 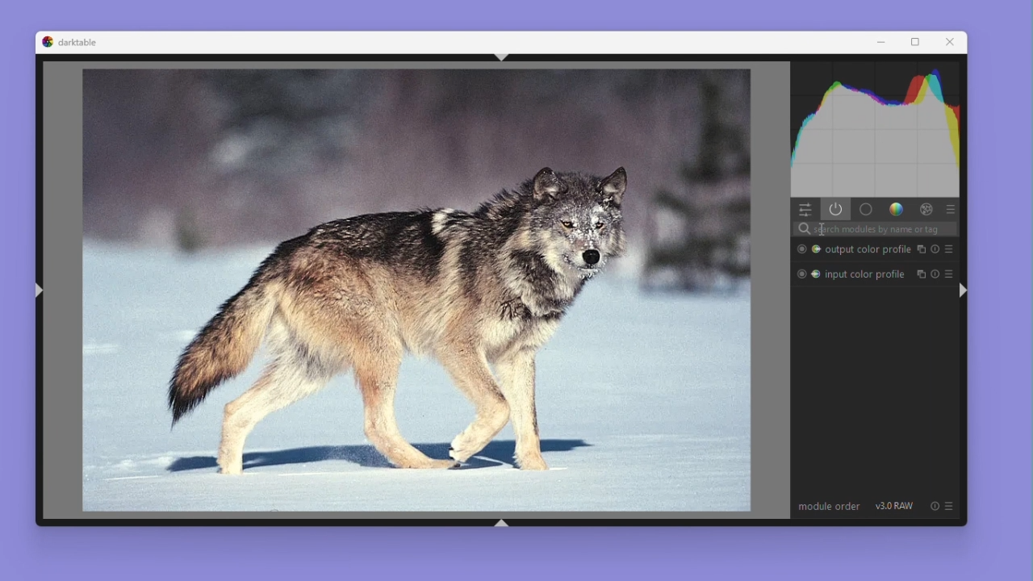 I want to click on Reset, so click(x=935, y=271).